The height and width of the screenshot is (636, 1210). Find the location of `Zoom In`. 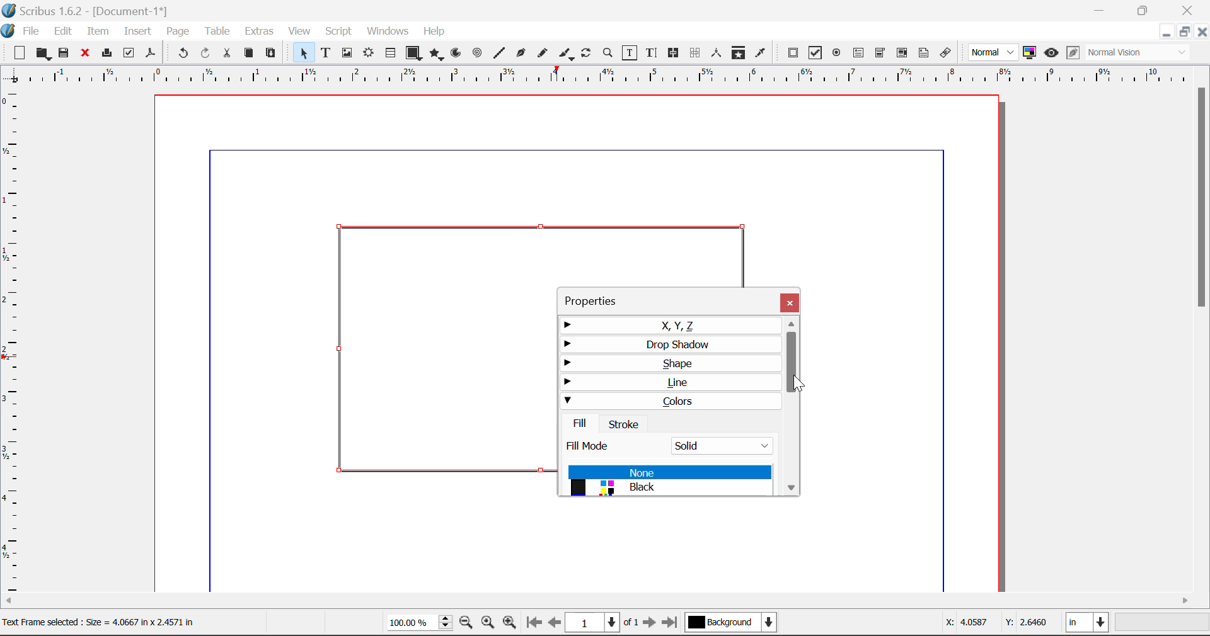

Zoom In is located at coordinates (510, 624).